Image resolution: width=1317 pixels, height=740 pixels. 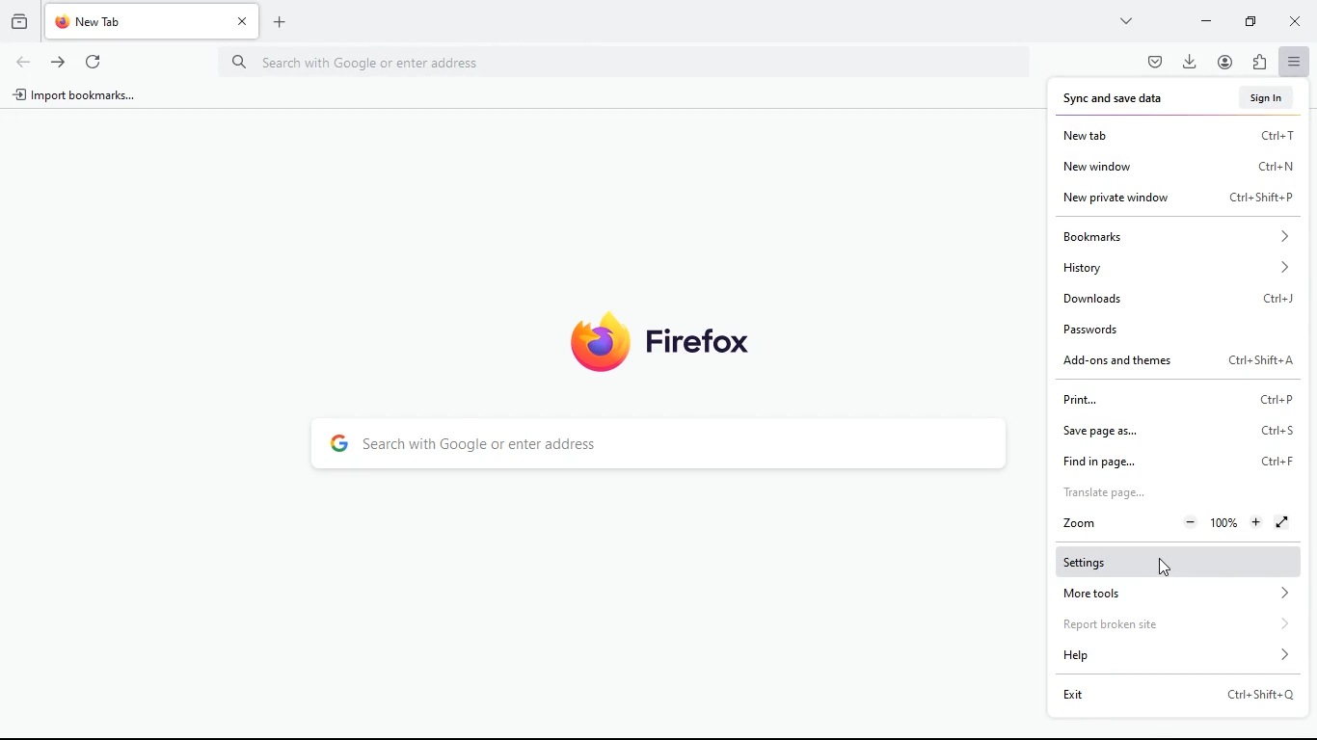 I want to click on finish setup, so click(x=1261, y=98).